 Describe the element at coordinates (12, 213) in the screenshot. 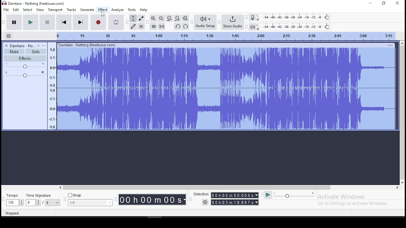

I see `stopped` at that location.